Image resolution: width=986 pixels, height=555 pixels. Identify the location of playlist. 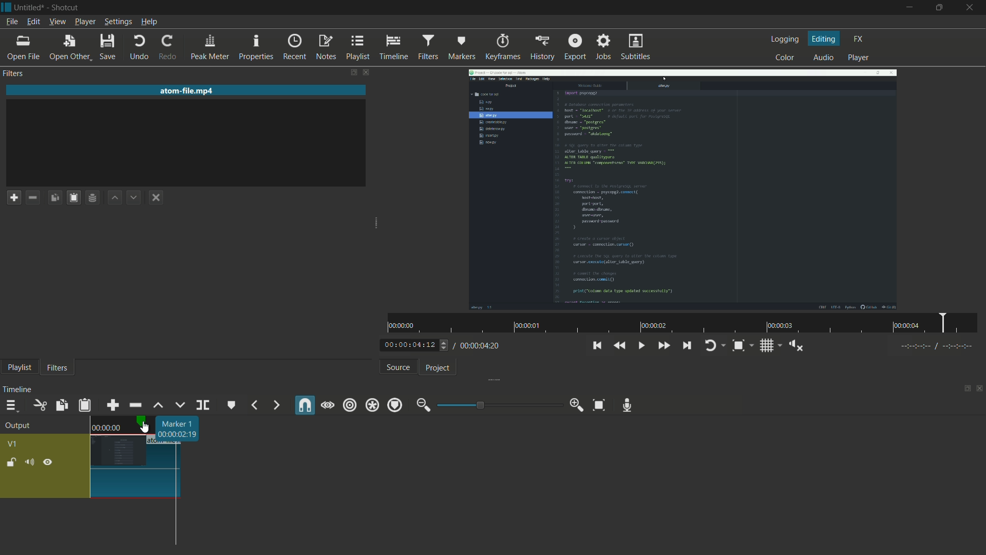
(356, 46).